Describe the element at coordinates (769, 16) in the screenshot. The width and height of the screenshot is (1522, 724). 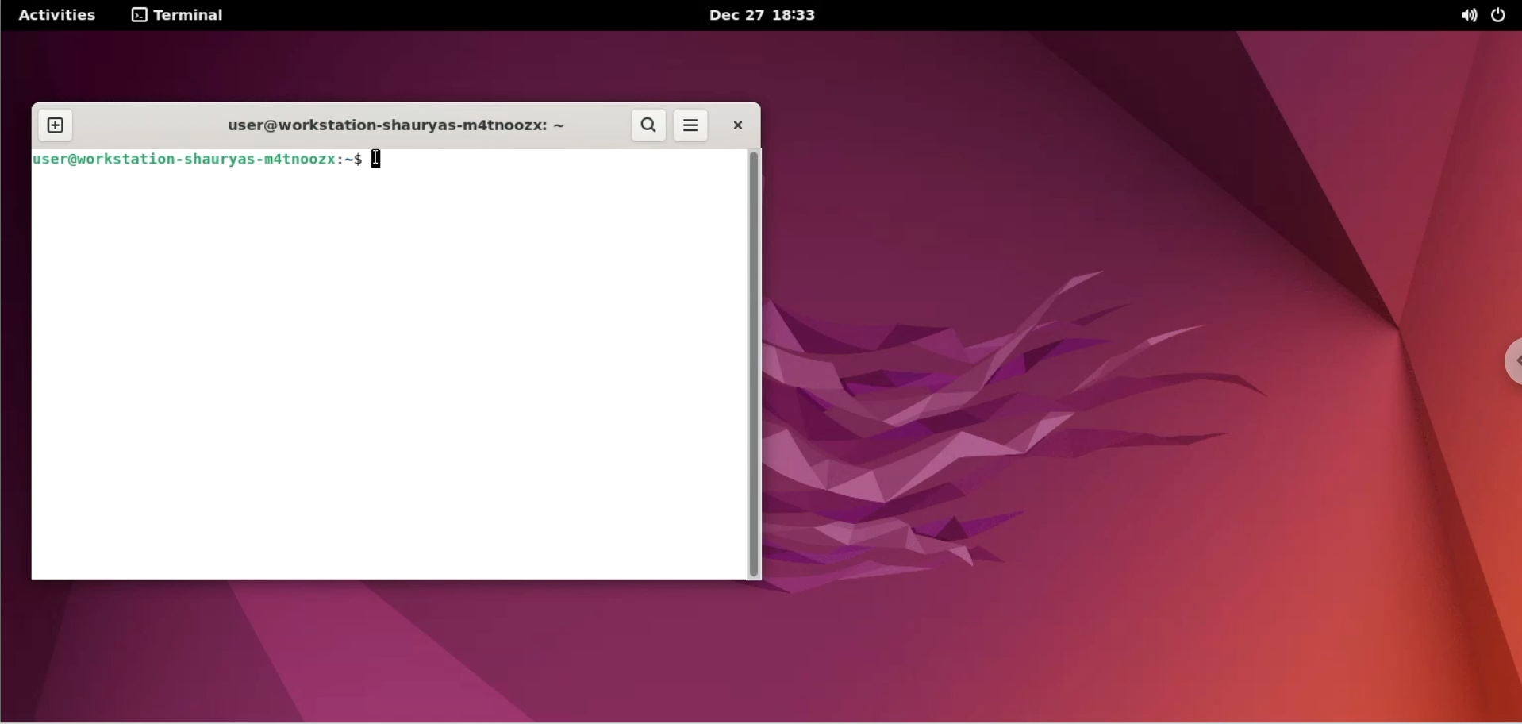
I see `Dec 27 18:33` at that location.